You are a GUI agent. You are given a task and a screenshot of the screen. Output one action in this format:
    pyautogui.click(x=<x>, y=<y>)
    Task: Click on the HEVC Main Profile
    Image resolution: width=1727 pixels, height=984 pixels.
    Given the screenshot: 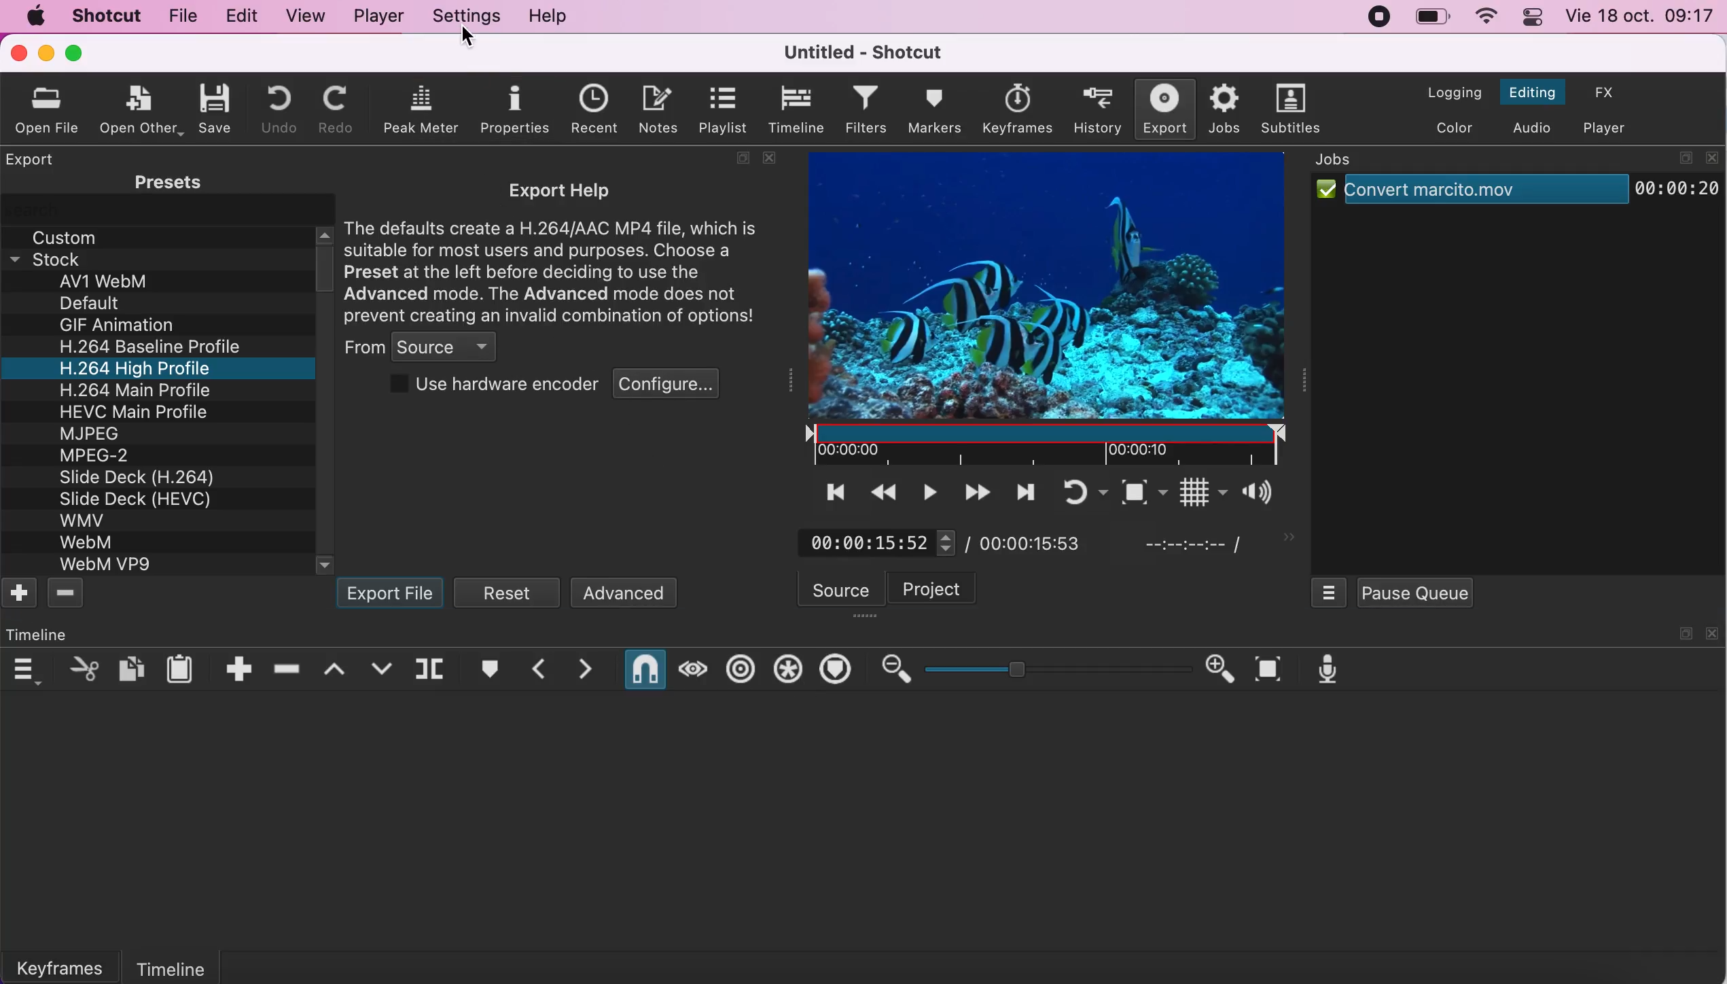 What is the action you would take?
    pyautogui.click(x=135, y=410)
    